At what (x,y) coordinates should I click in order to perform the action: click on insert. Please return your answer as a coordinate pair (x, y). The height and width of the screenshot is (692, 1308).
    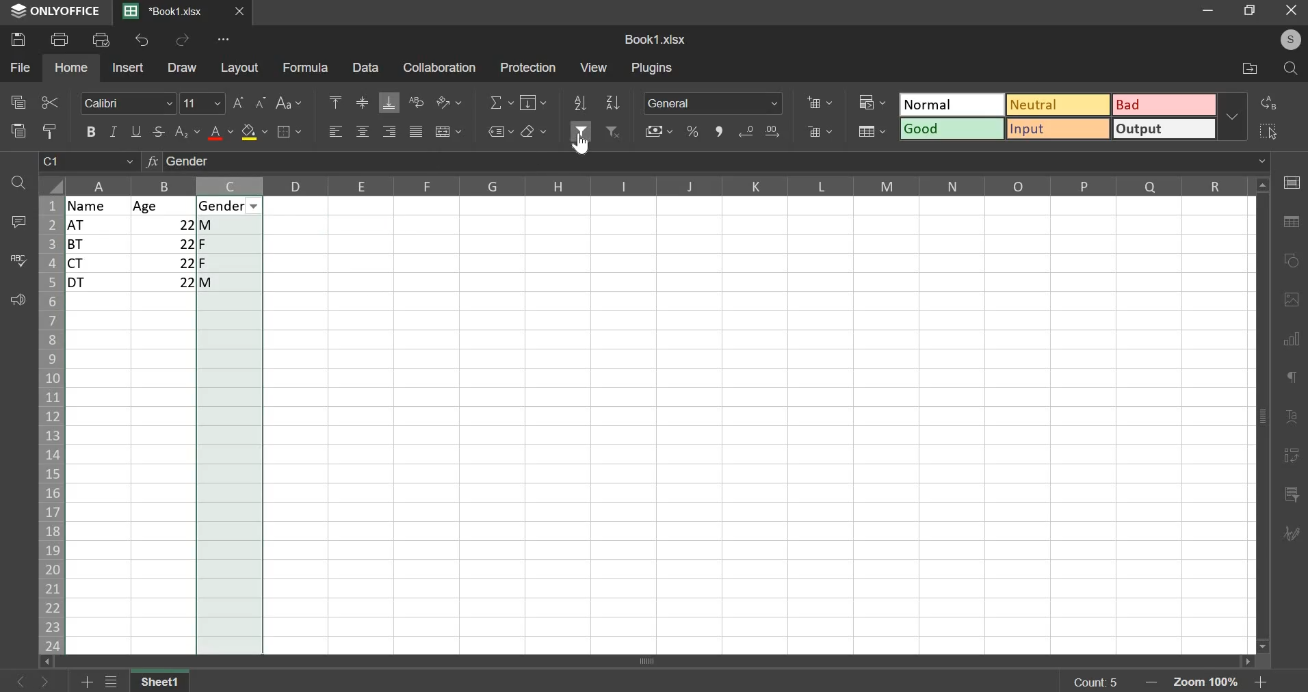
    Looking at the image, I should click on (128, 66).